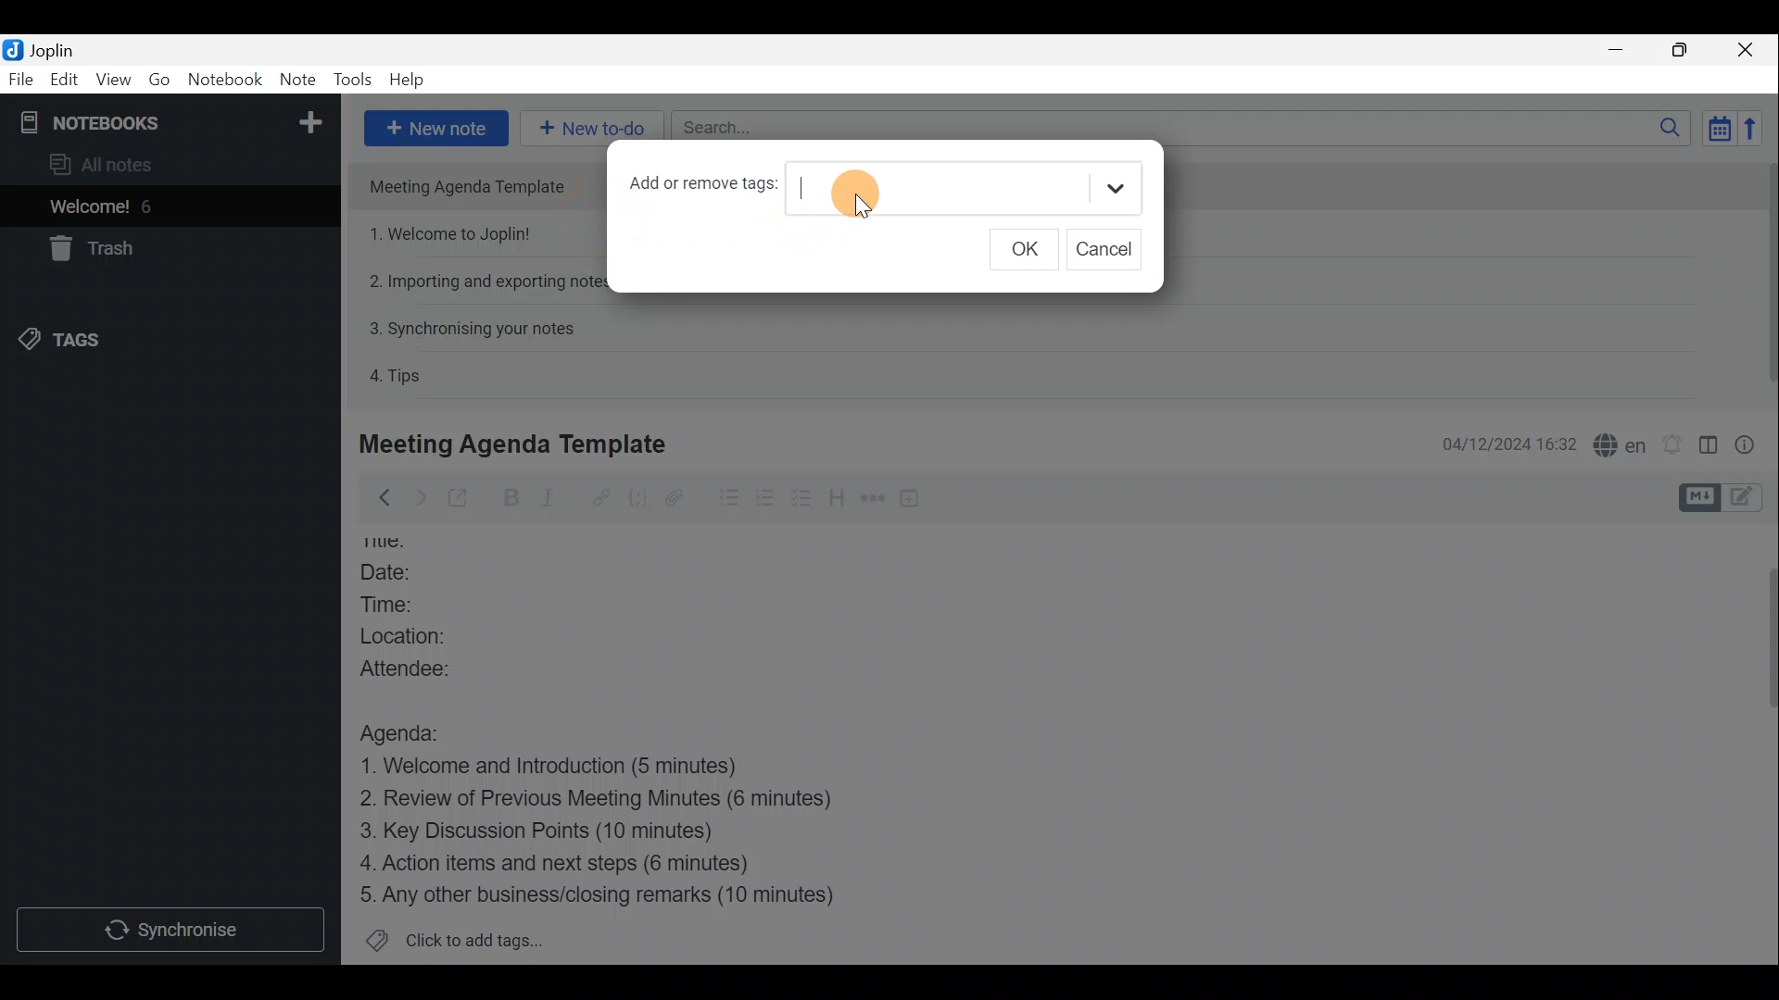 The image size is (1779, 1000). Describe the element at coordinates (1619, 49) in the screenshot. I see `Minimise` at that location.